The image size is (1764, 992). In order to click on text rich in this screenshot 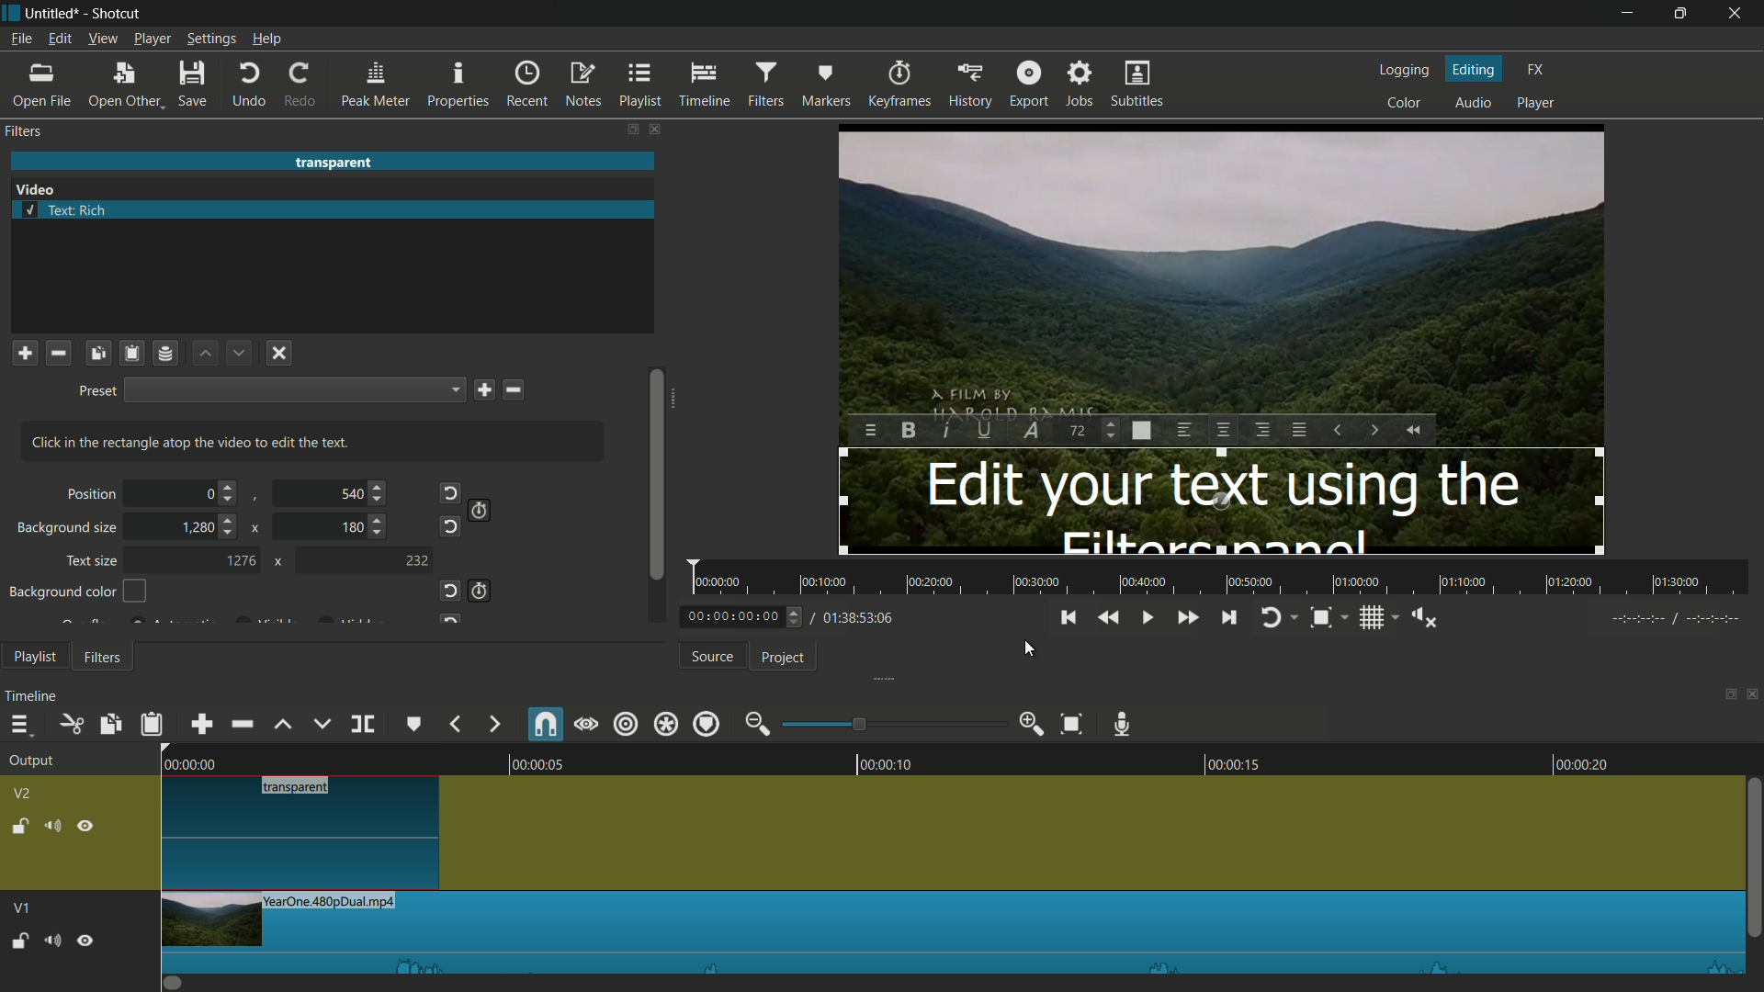, I will do `click(67, 209)`.